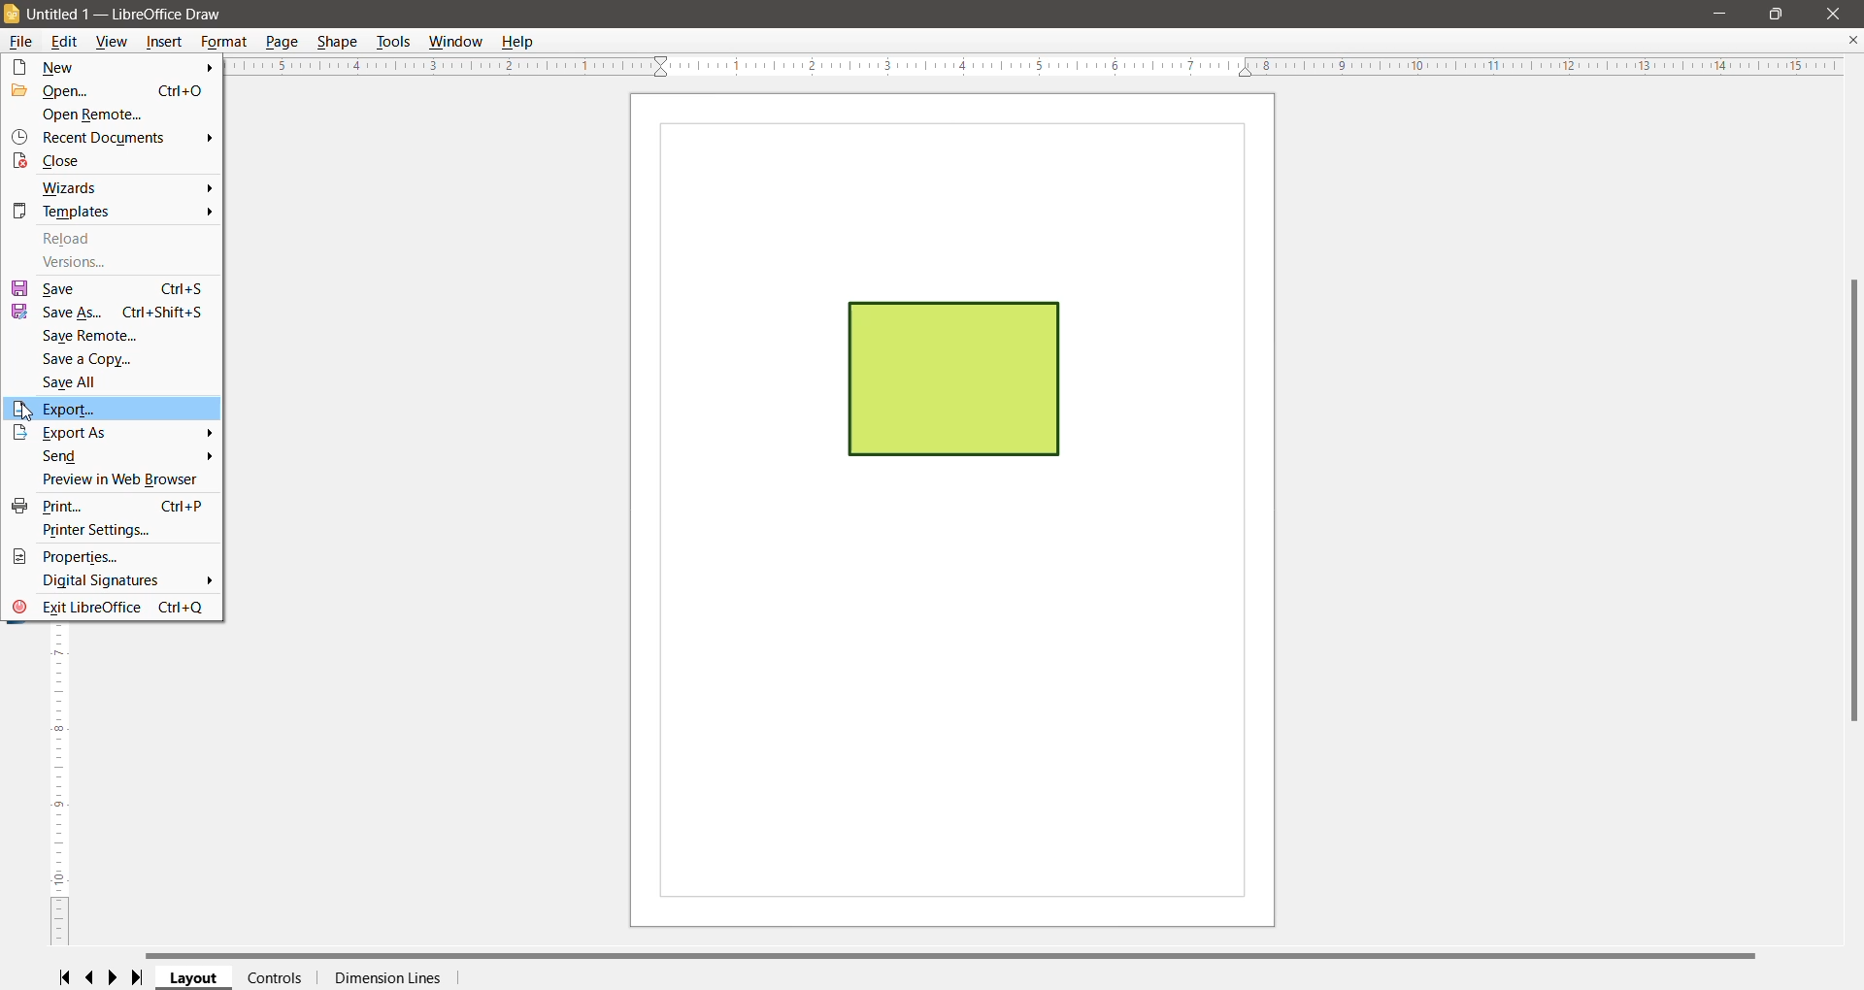  I want to click on Properties, so click(73, 556).